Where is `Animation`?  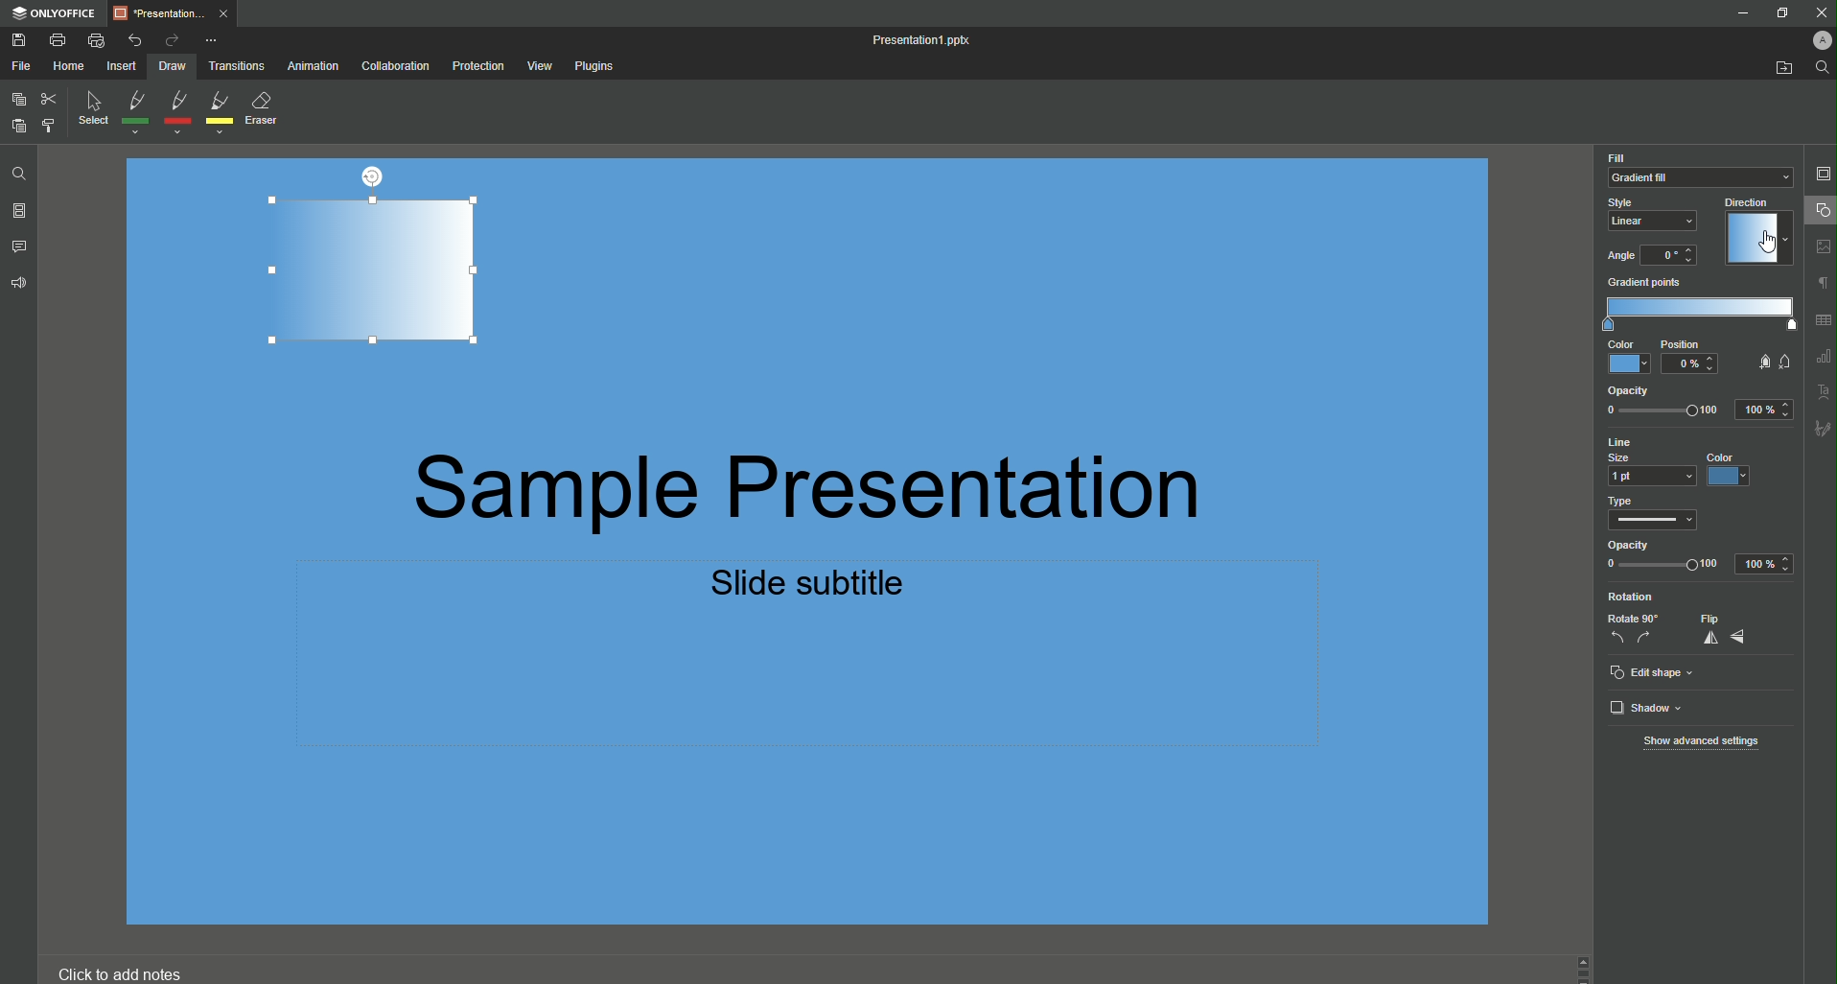 Animation is located at coordinates (314, 68).